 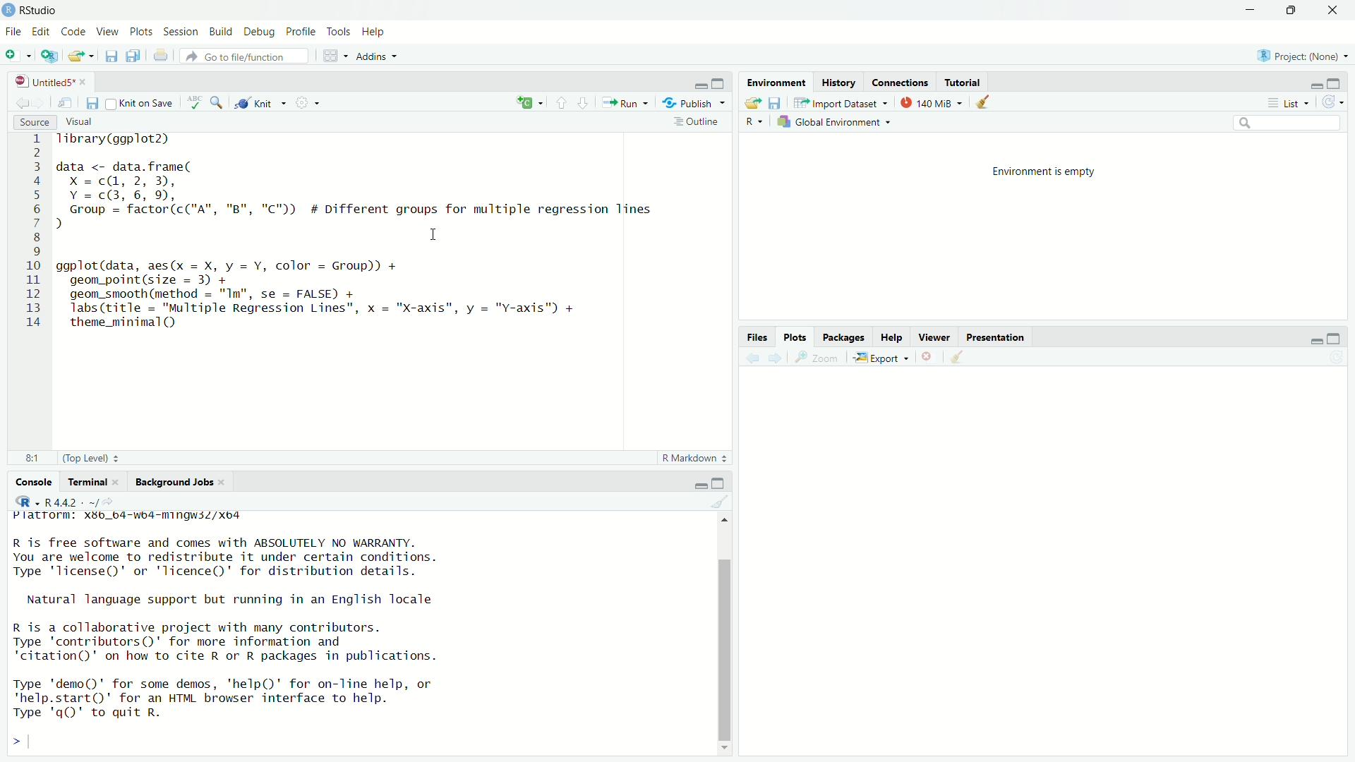 What do you see at coordinates (1302, 337) in the screenshot?
I see `minimise` at bounding box center [1302, 337].